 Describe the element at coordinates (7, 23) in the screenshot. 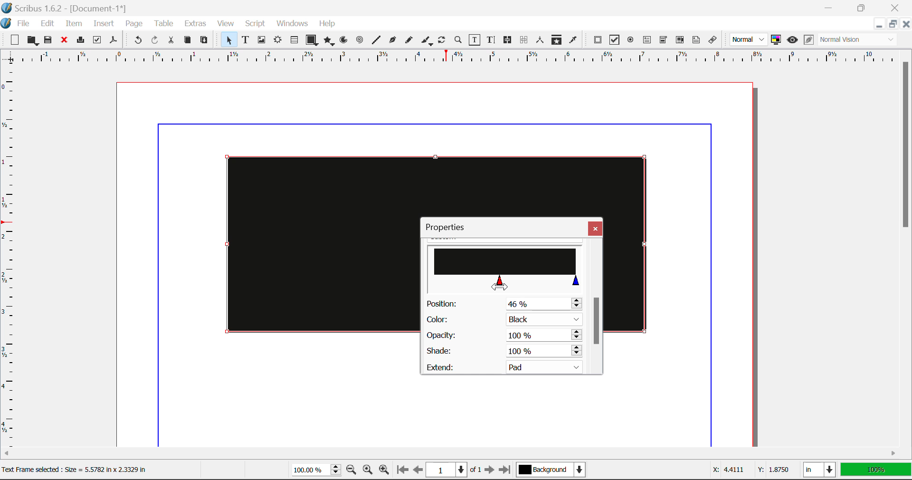

I see `scribus logo` at that location.